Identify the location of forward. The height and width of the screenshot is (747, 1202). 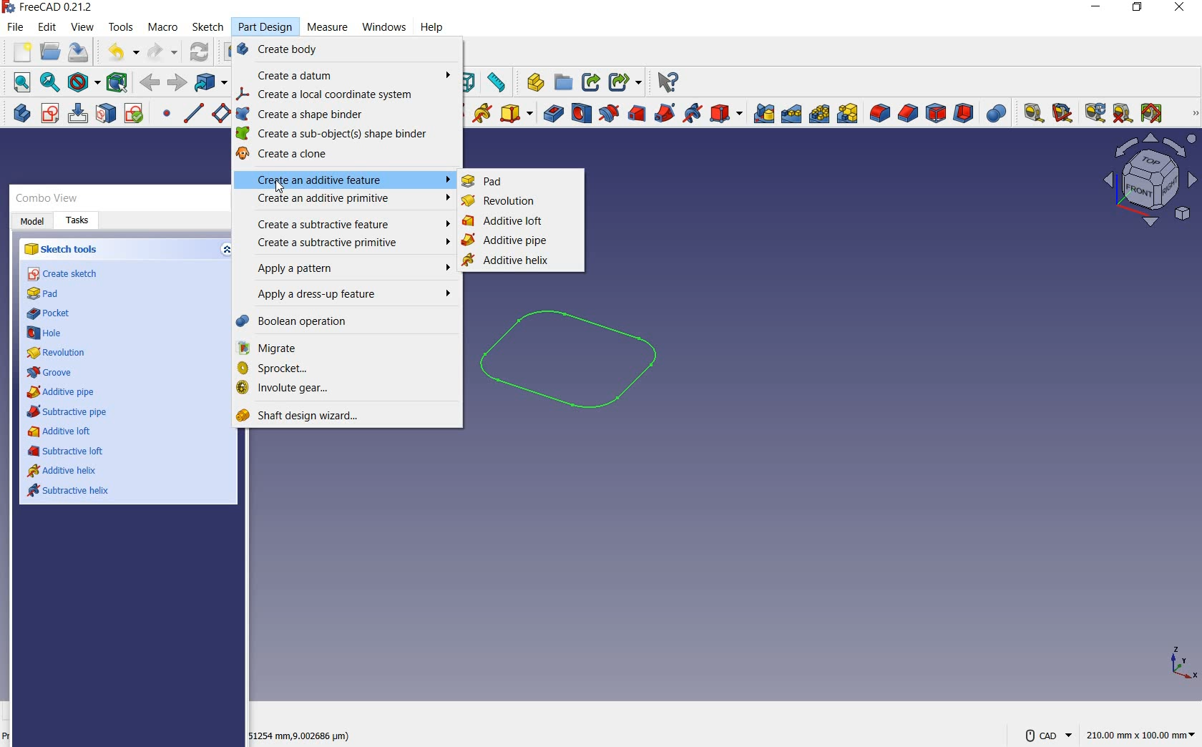
(151, 82).